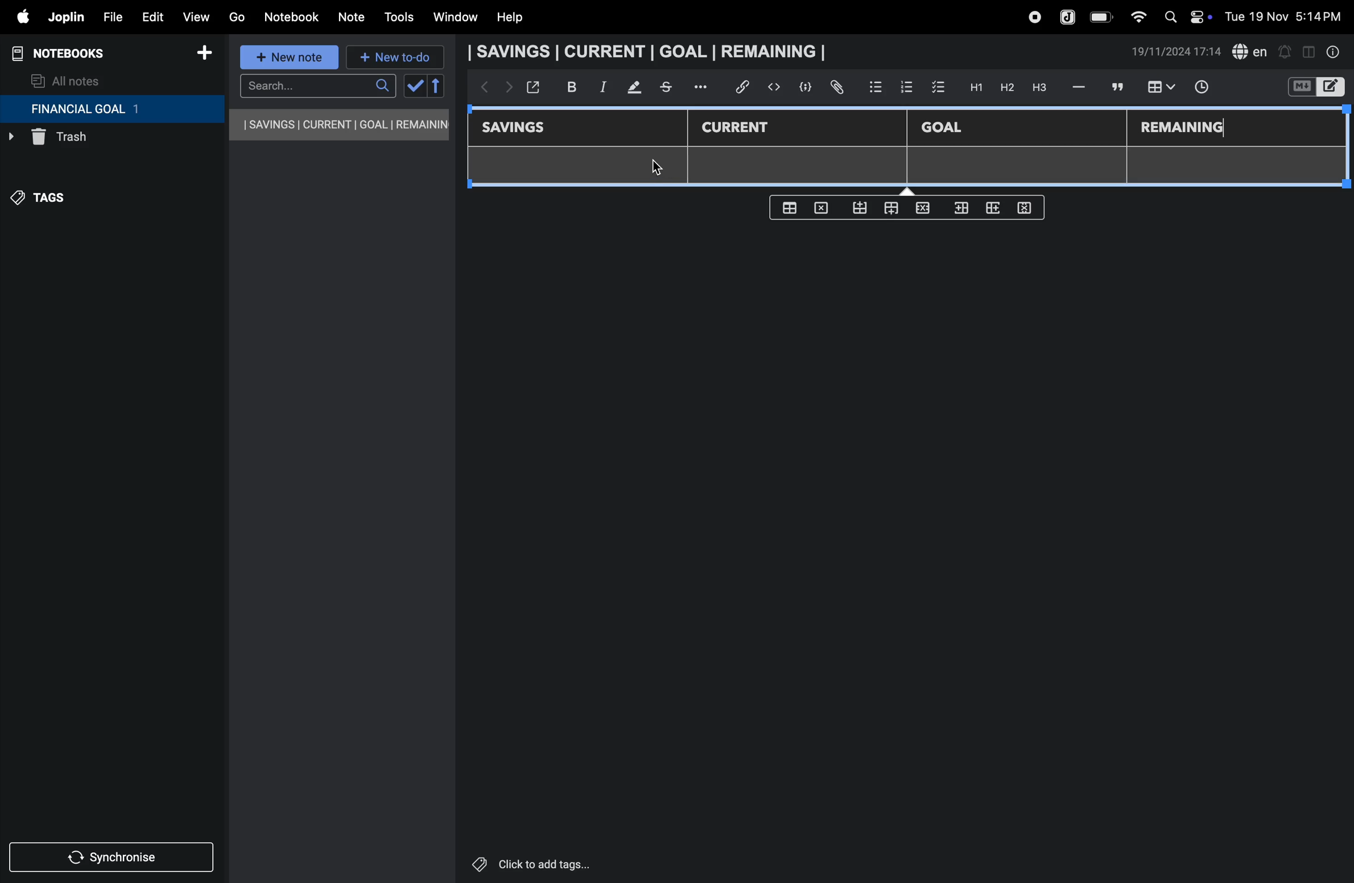 The image size is (1354, 883). Describe the element at coordinates (921, 210) in the screenshot. I see `close rows` at that location.